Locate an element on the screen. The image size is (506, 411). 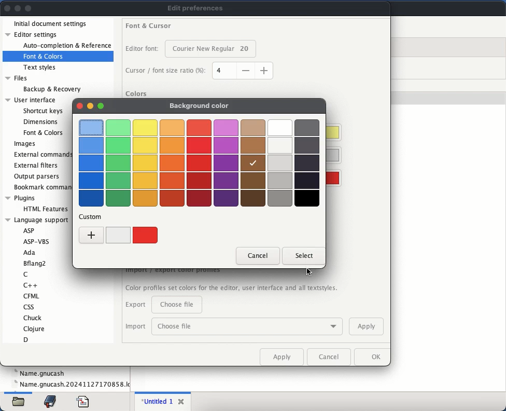
maximize is located at coordinates (29, 9).